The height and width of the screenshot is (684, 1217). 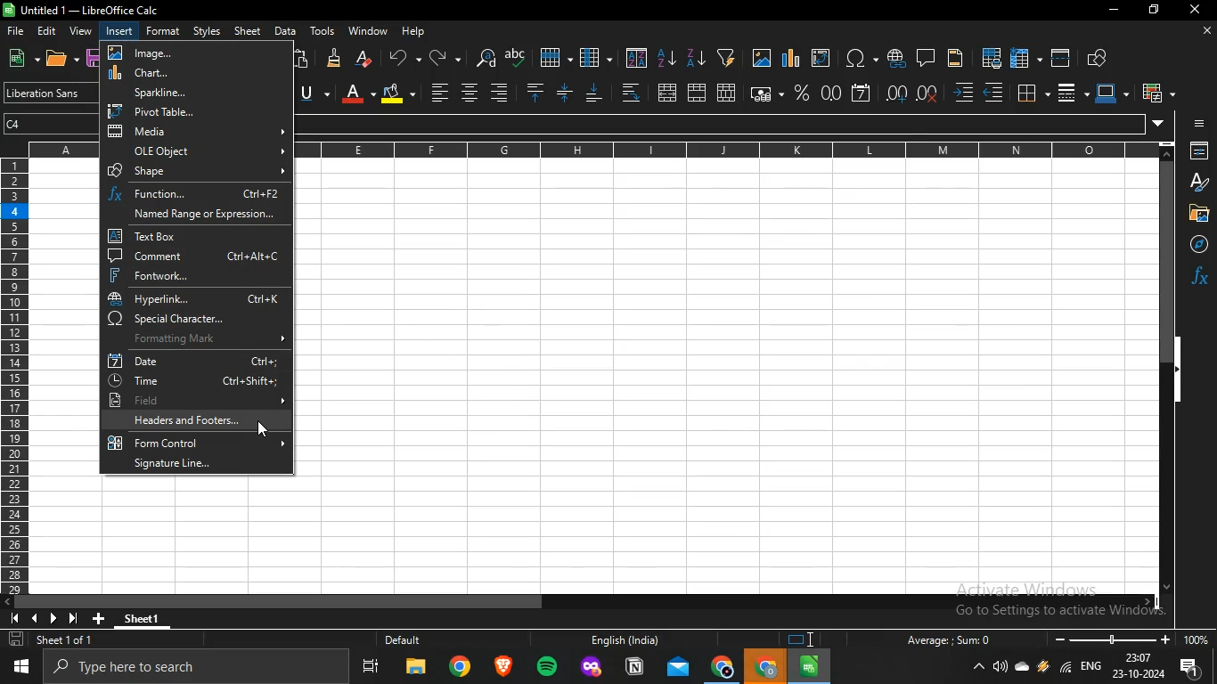 I want to click on spotify, so click(x=547, y=668).